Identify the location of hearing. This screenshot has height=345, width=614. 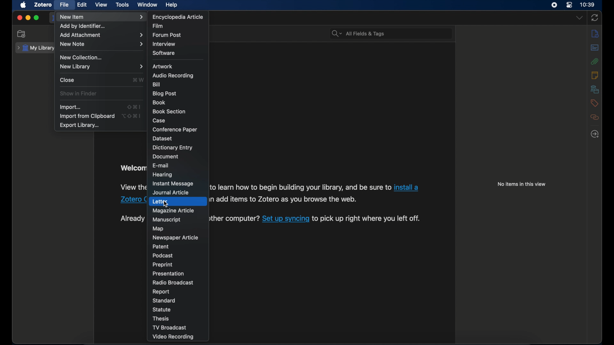
(163, 175).